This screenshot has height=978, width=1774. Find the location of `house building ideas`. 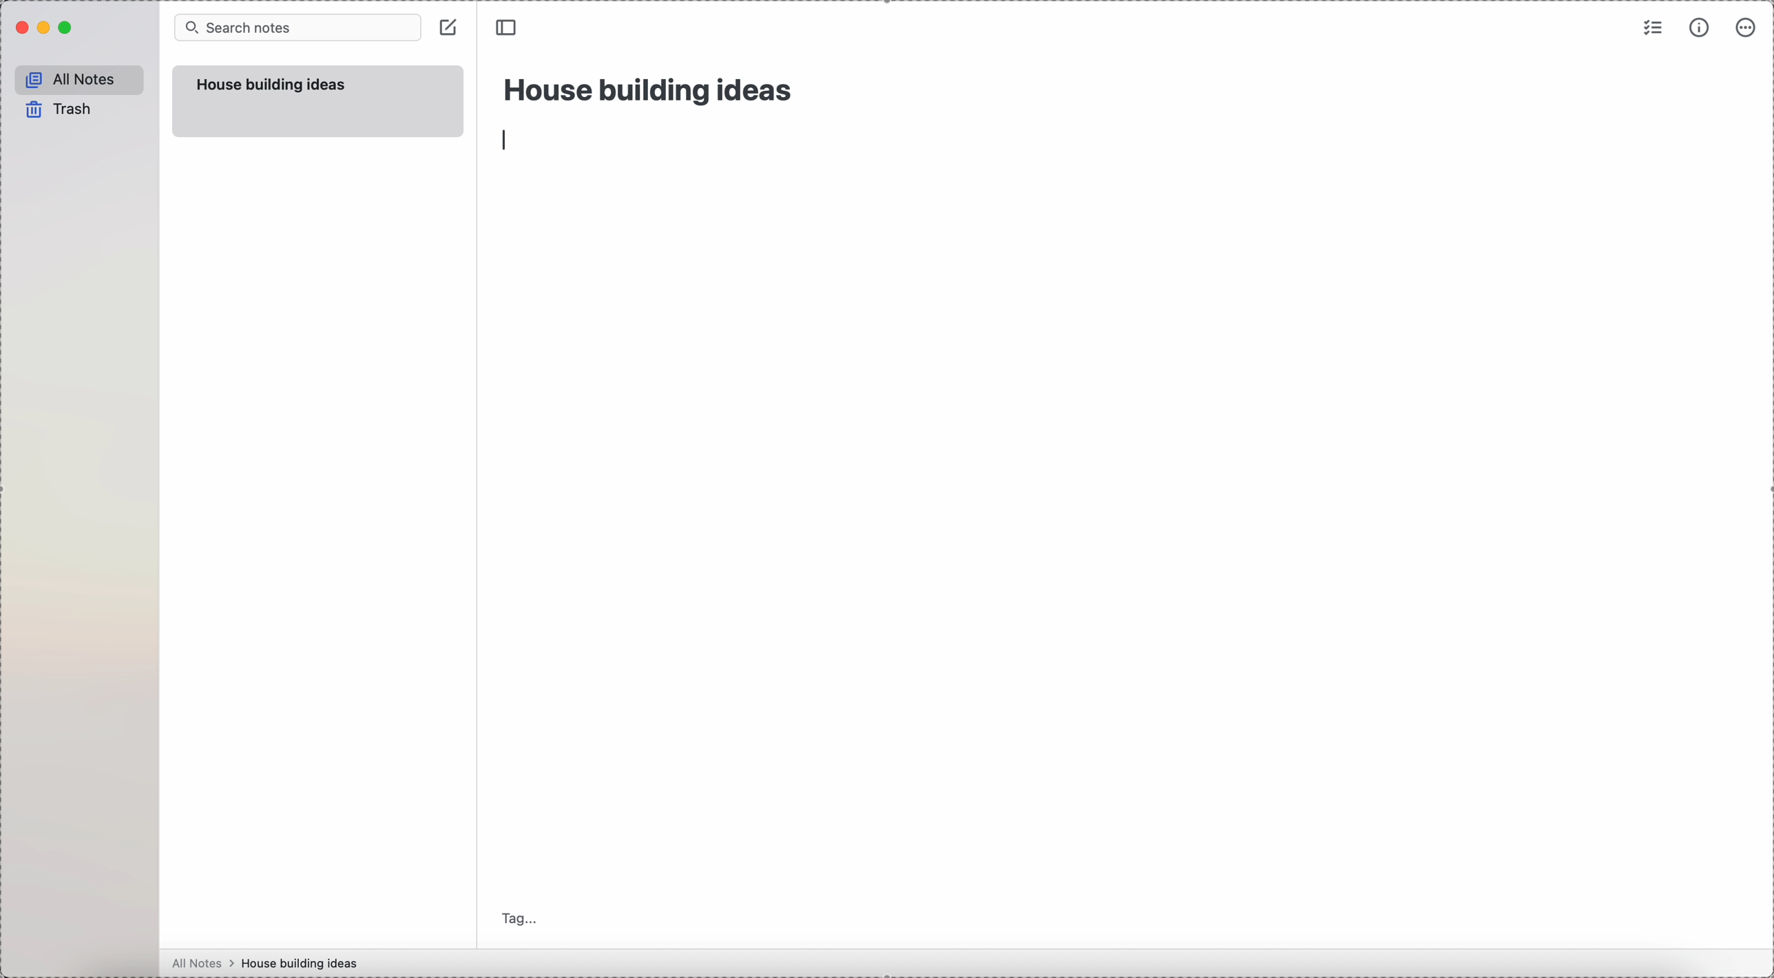

house building ideas is located at coordinates (304, 963).